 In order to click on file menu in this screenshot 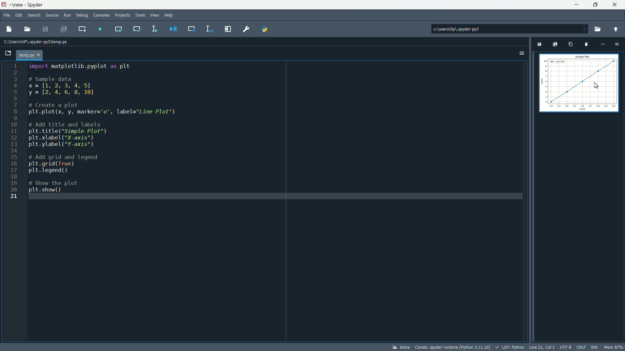, I will do `click(7, 15)`.